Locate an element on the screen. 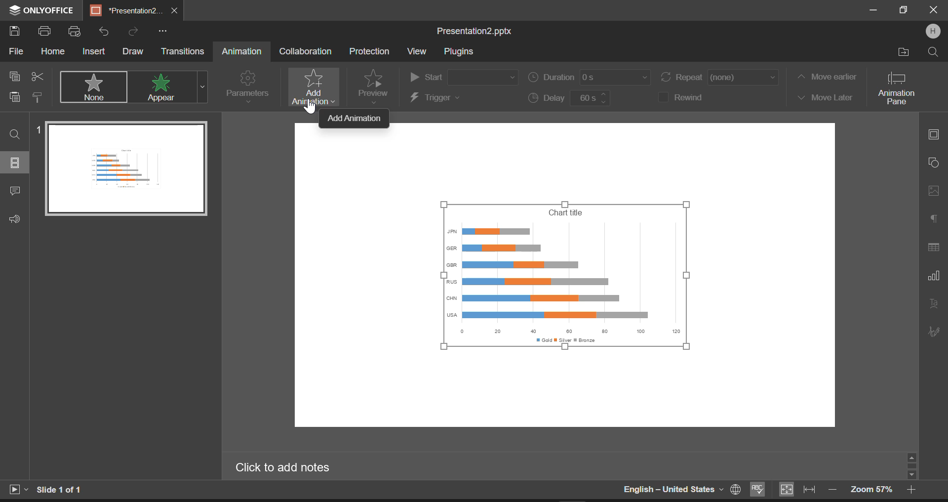  Parameters is located at coordinates (247, 86).